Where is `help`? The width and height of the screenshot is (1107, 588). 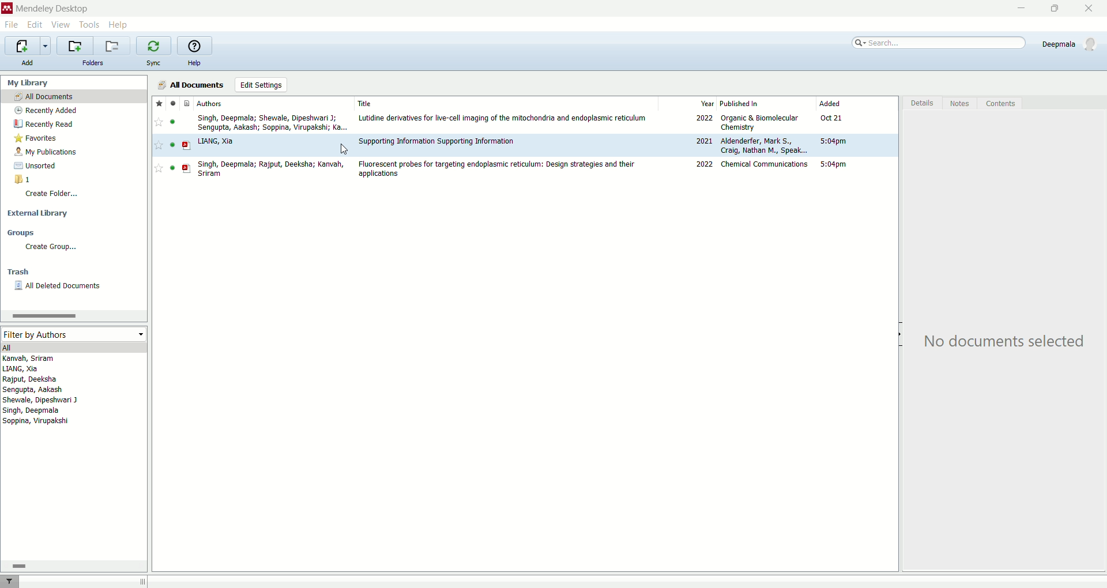 help is located at coordinates (118, 25).